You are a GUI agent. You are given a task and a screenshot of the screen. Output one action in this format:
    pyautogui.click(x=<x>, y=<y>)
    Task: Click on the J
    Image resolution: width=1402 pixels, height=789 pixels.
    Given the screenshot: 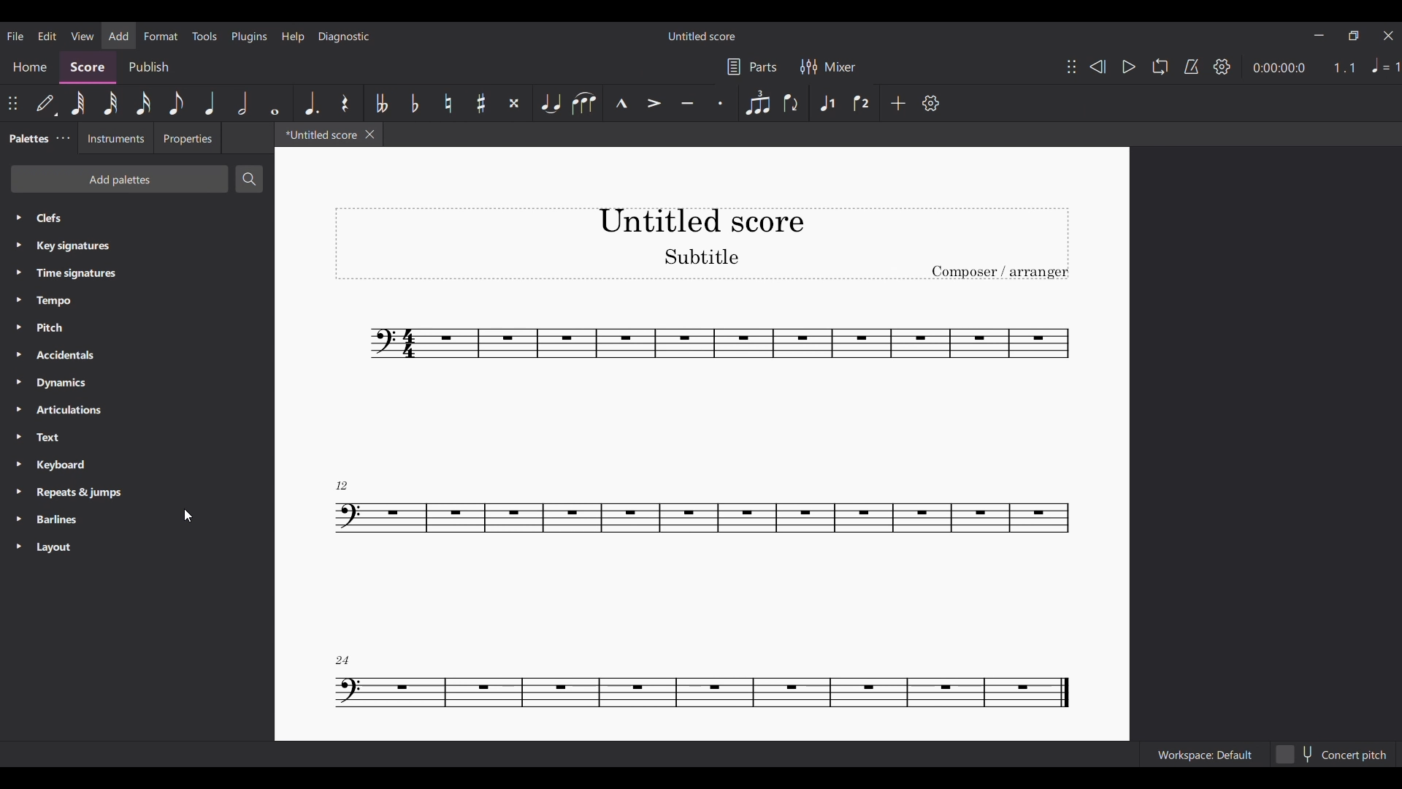 What is the action you would take?
    pyautogui.click(x=242, y=100)
    